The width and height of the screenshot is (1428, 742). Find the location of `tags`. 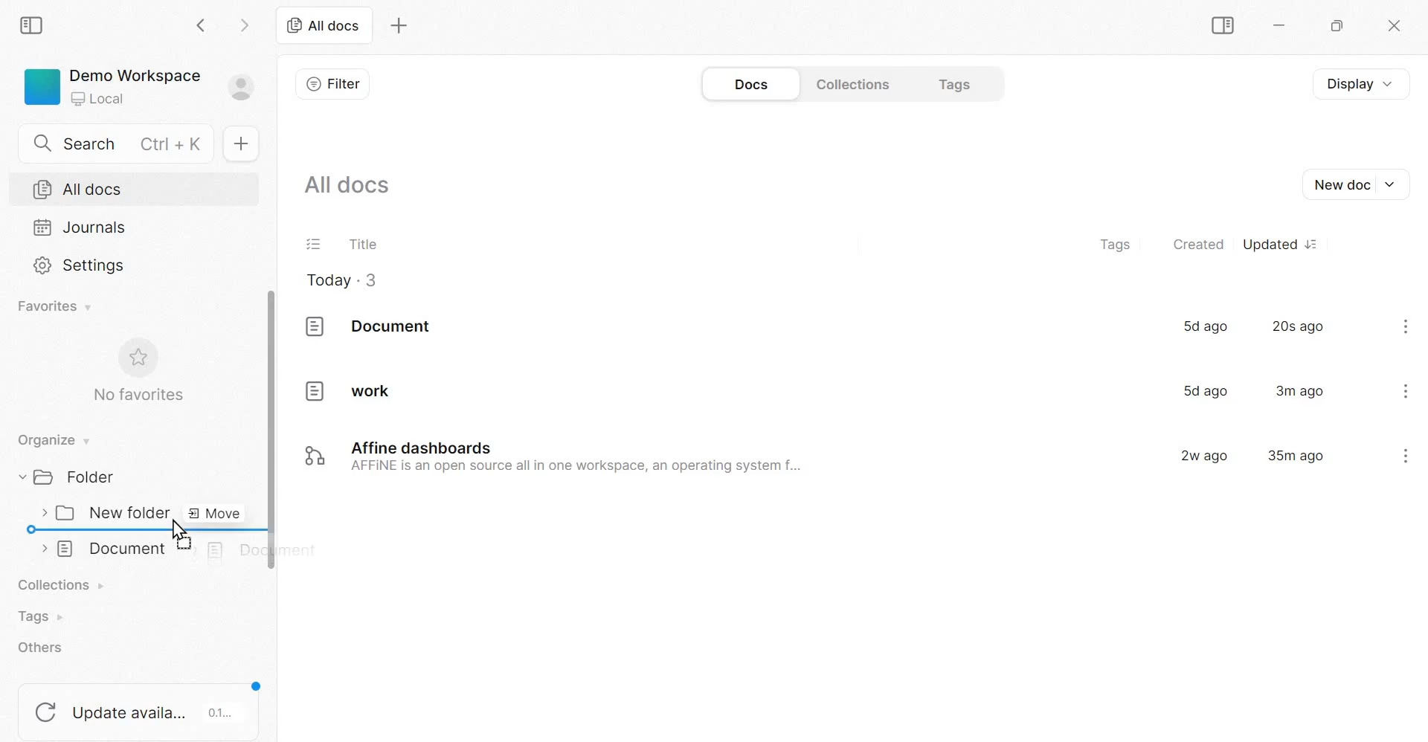

tags is located at coordinates (1116, 242).